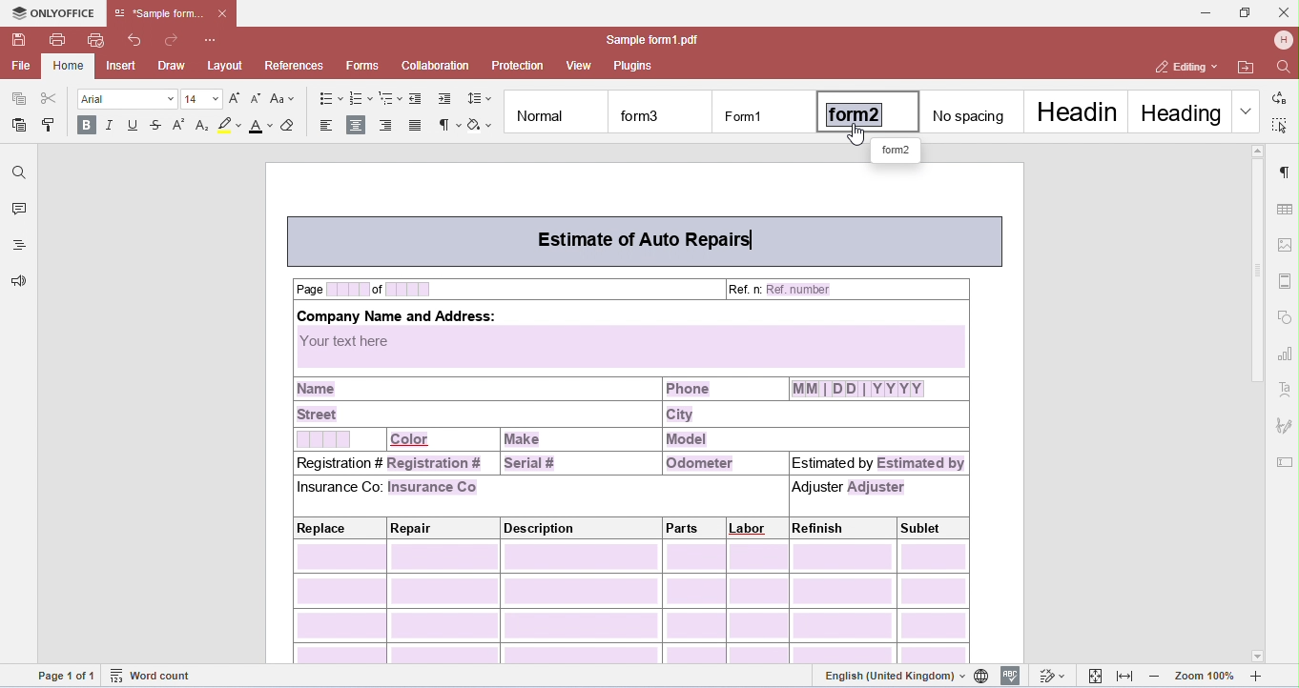 The width and height of the screenshot is (1299, 688). I want to click on cut, so click(49, 98).